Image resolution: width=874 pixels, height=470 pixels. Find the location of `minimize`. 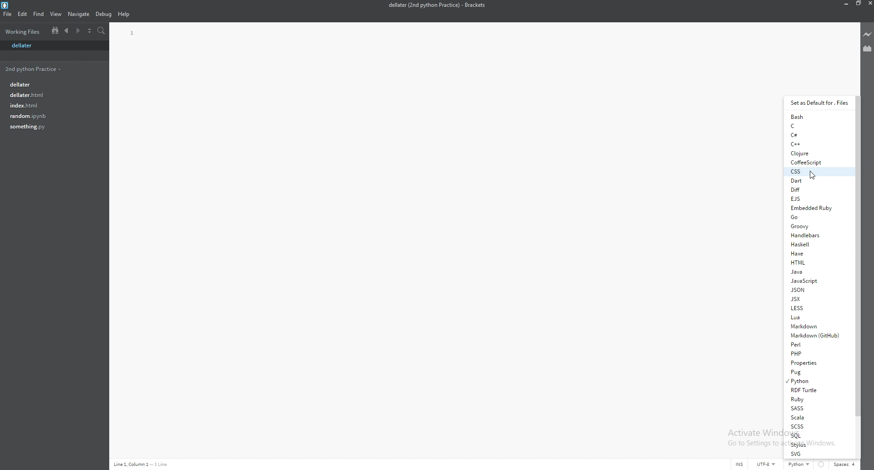

minimize is located at coordinates (844, 3).